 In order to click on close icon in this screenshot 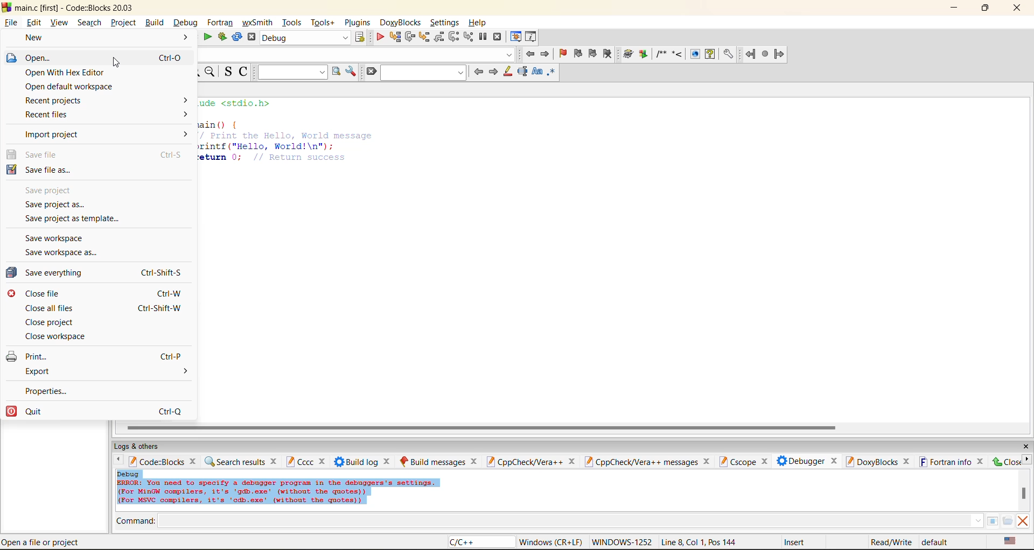, I will do `click(11, 293)`.